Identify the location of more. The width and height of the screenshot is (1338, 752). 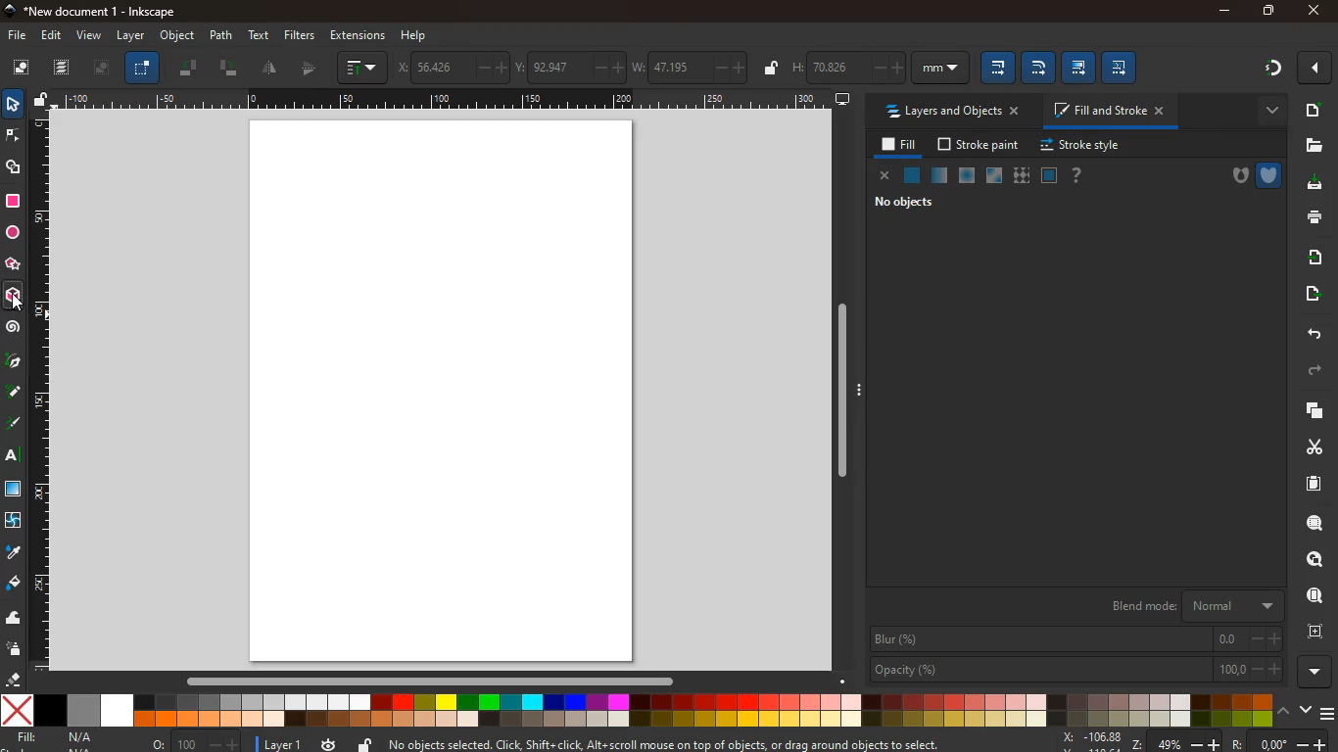
(1314, 68).